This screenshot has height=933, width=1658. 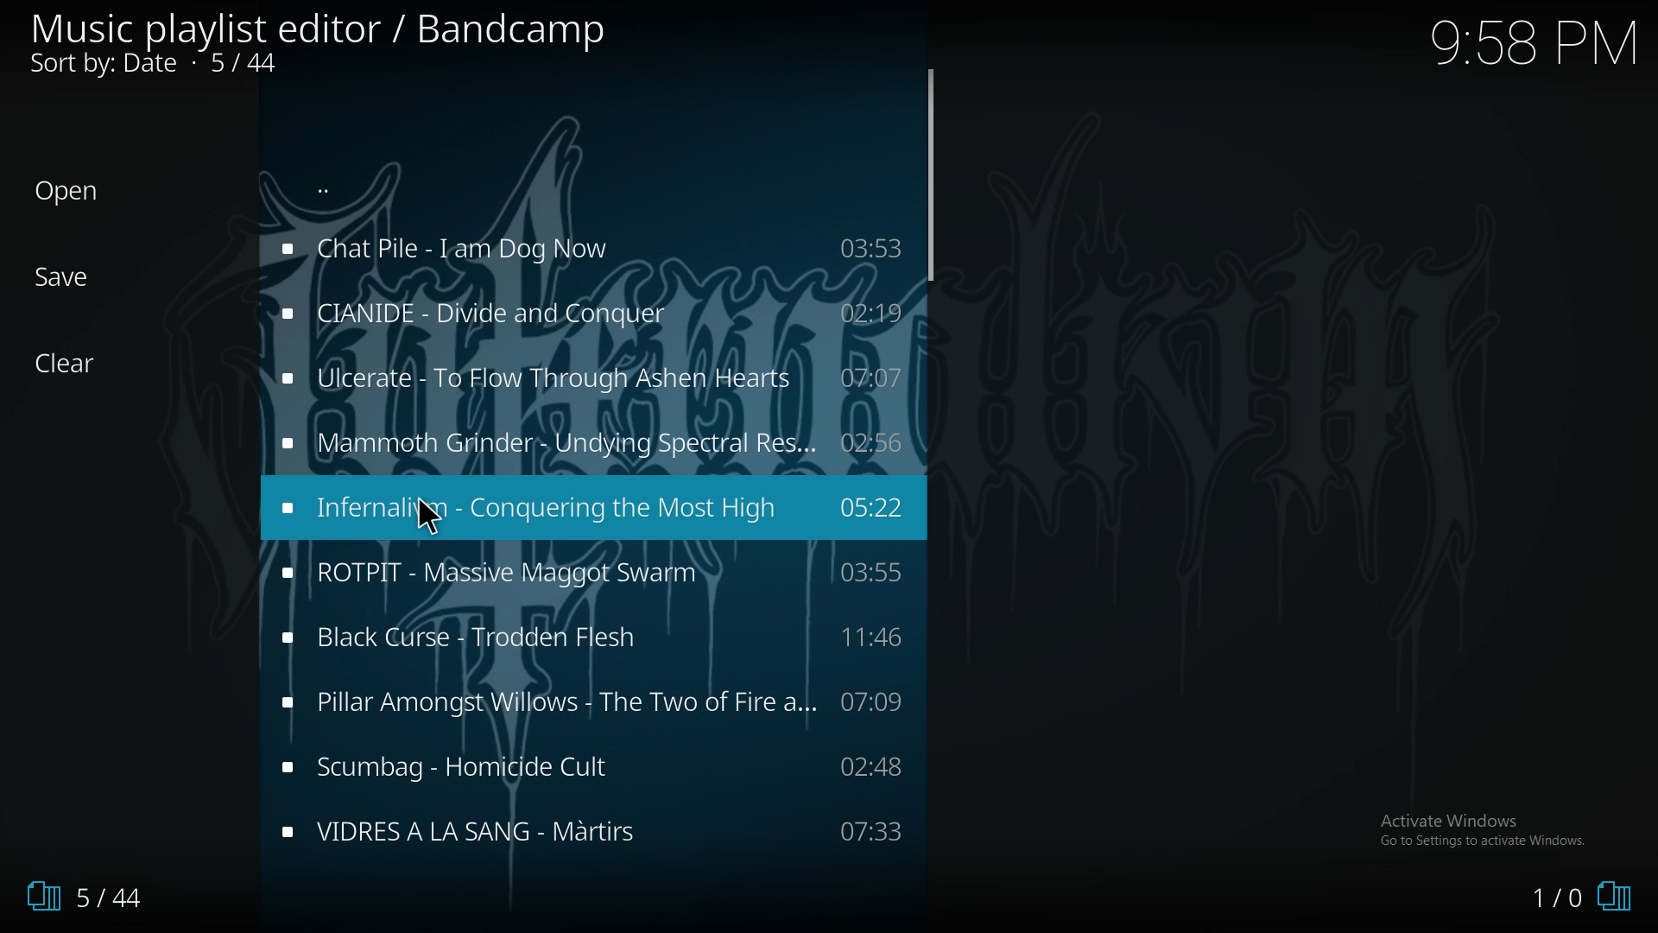 I want to click on music, so click(x=593, y=766).